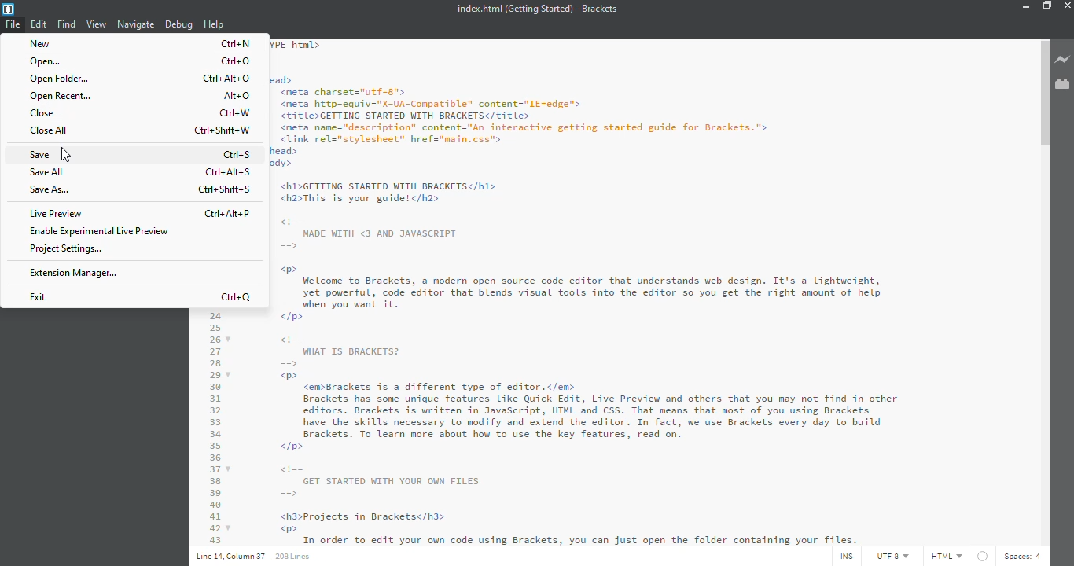  Describe the element at coordinates (43, 44) in the screenshot. I see `new` at that location.